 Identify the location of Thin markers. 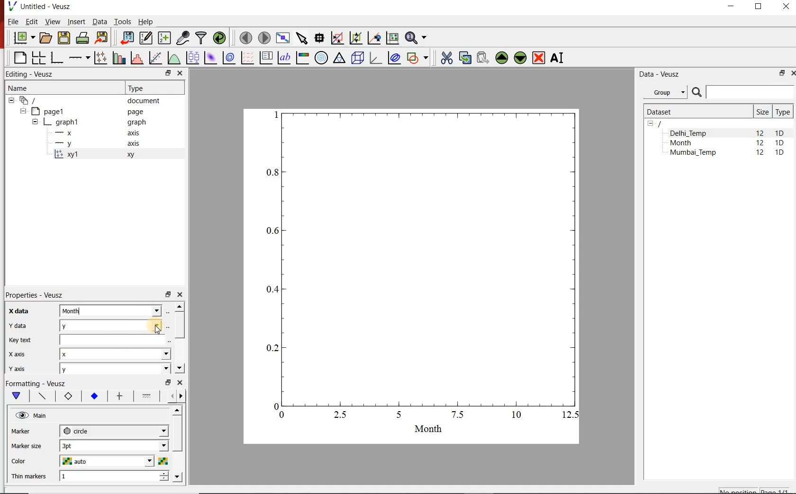
(28, 477).